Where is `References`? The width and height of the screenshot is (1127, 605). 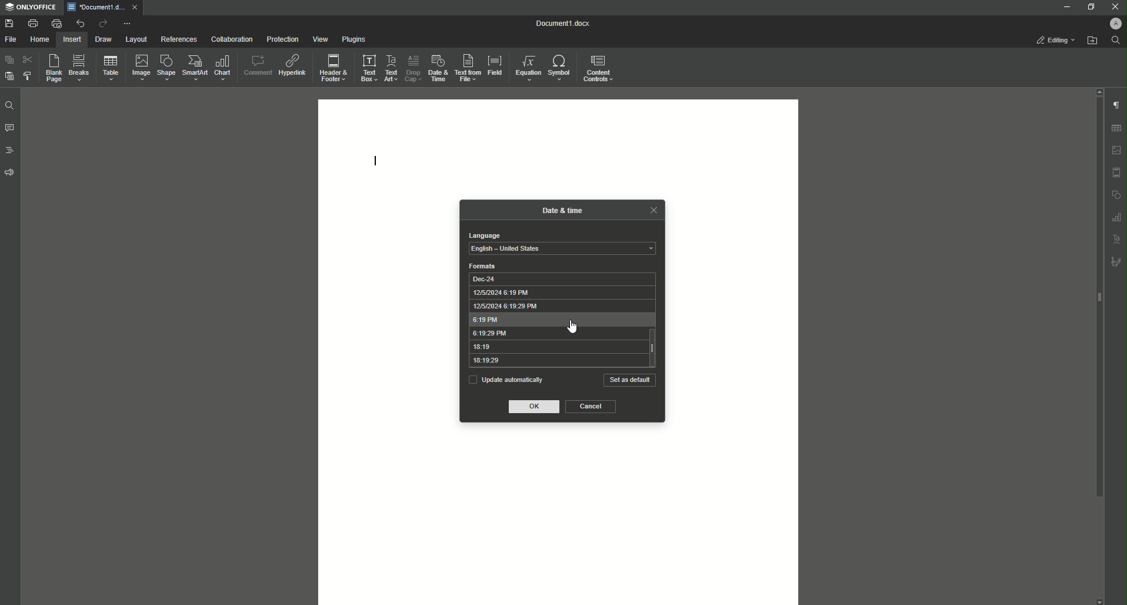 References is located at coordinates (178, 39).